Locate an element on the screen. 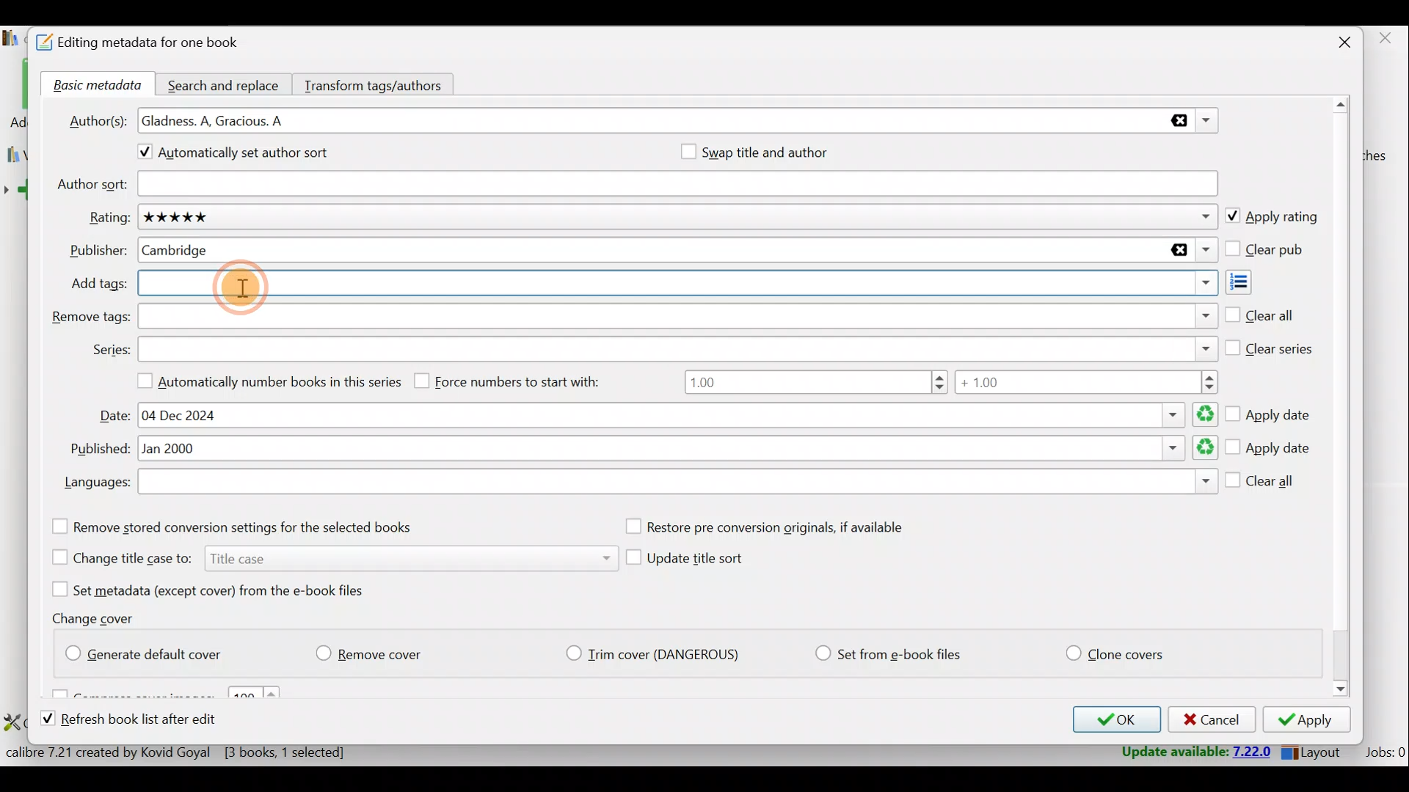  Restore pre conversion originals, if available is located at coordinates (780, 527).